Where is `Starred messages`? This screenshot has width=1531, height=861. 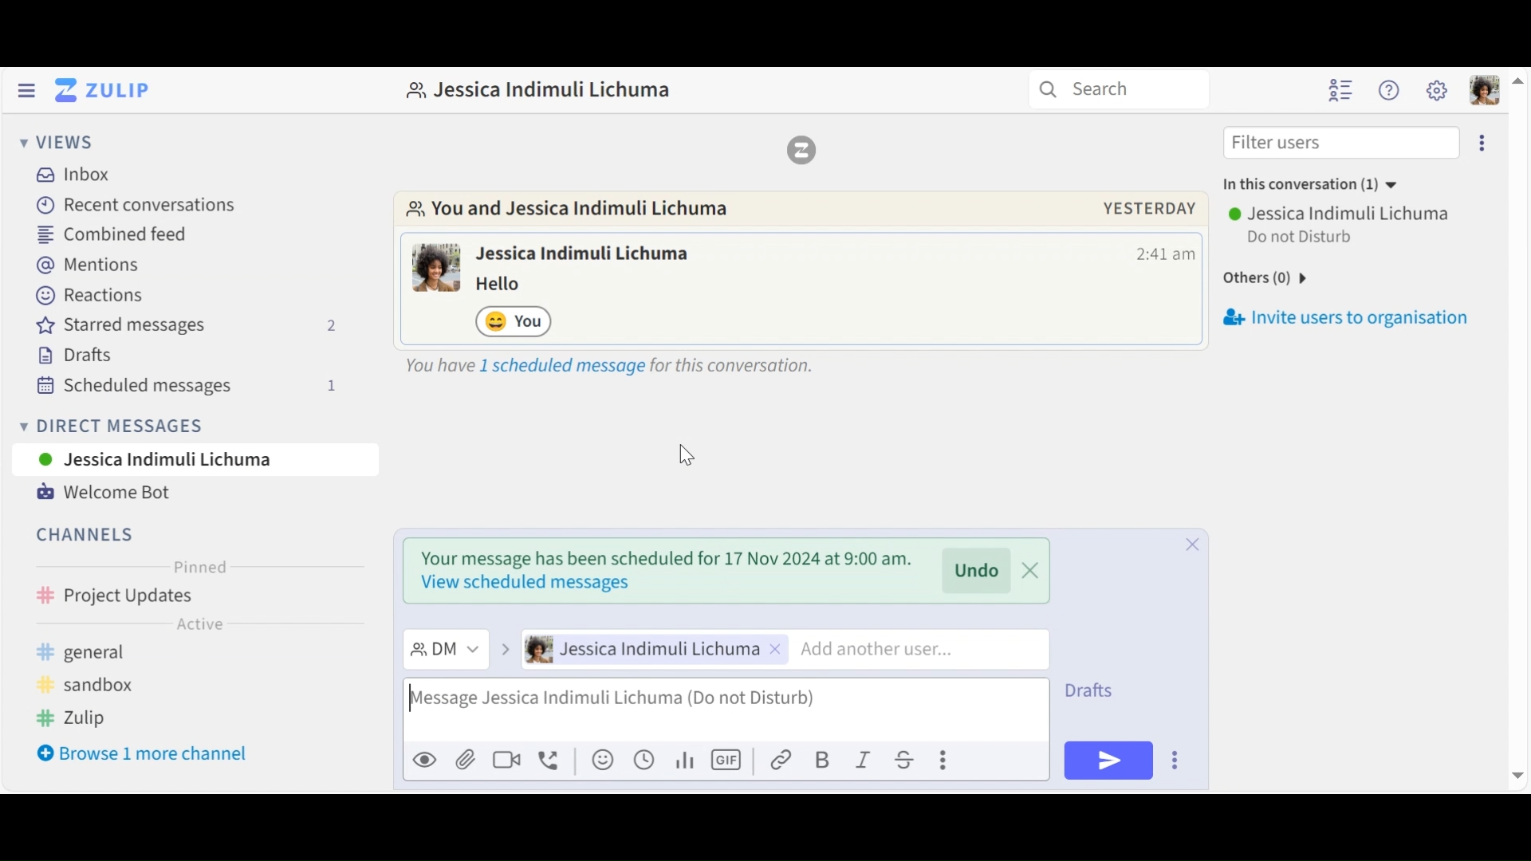 Starred messages is located at coordinates (187, 328).